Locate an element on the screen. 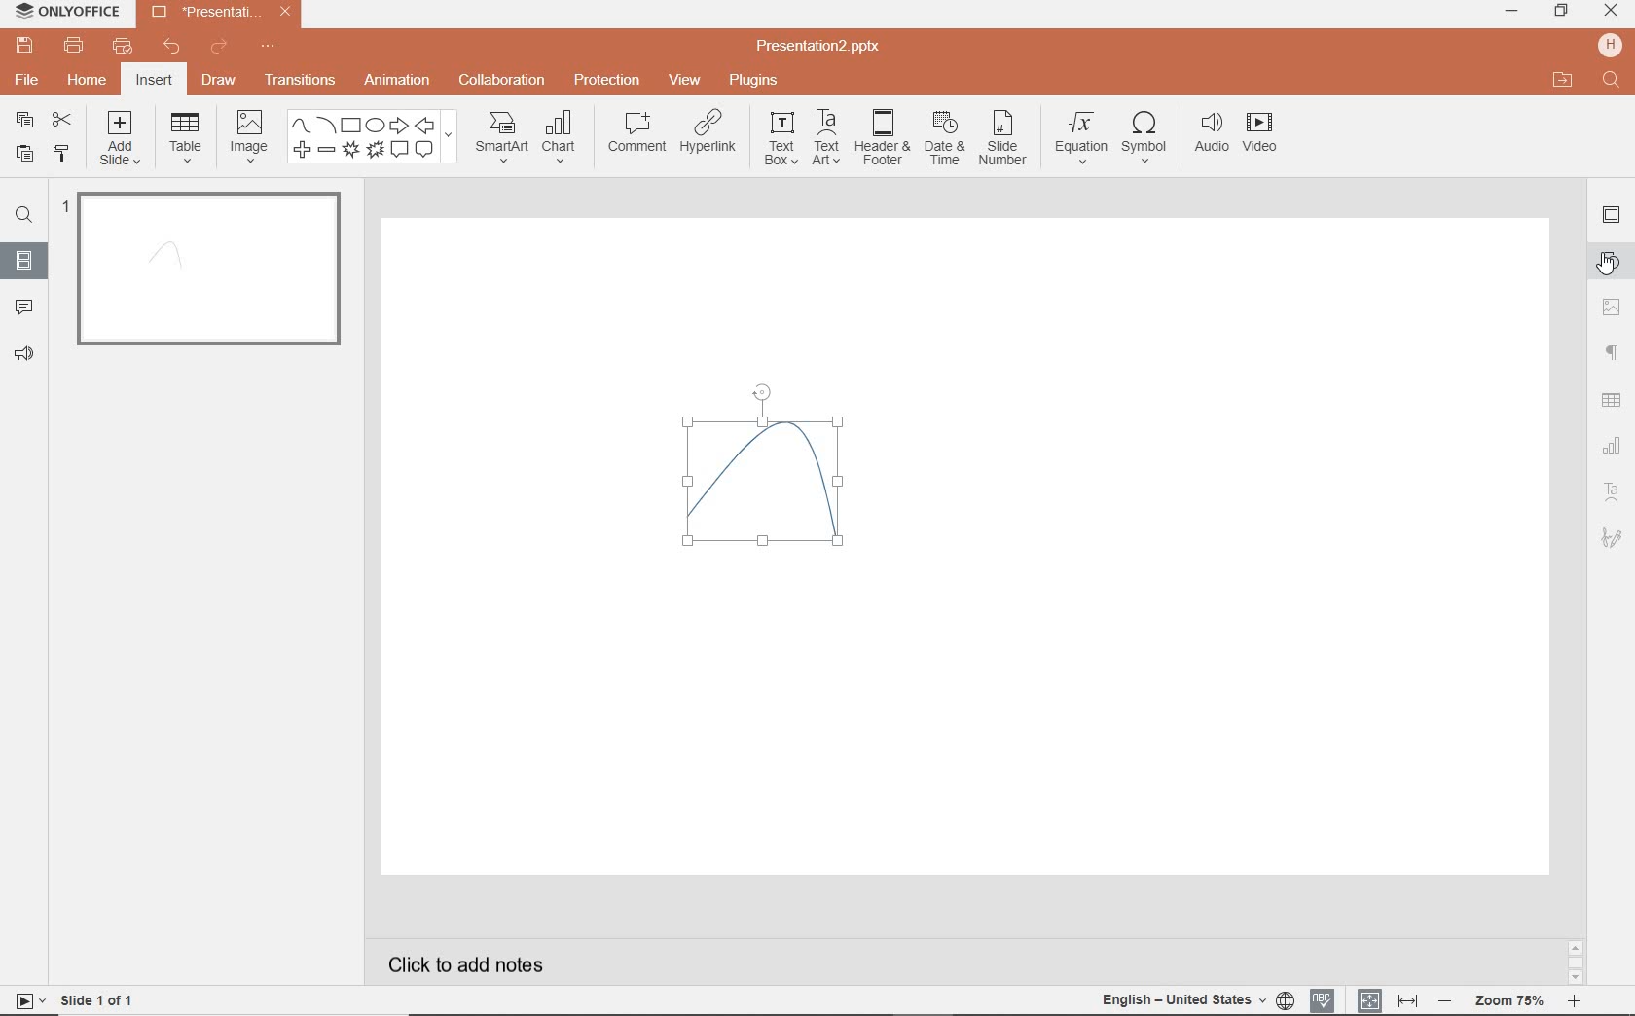 The image size is (1635, 1016). DATE & TIME is located at coordinates (945, 141).